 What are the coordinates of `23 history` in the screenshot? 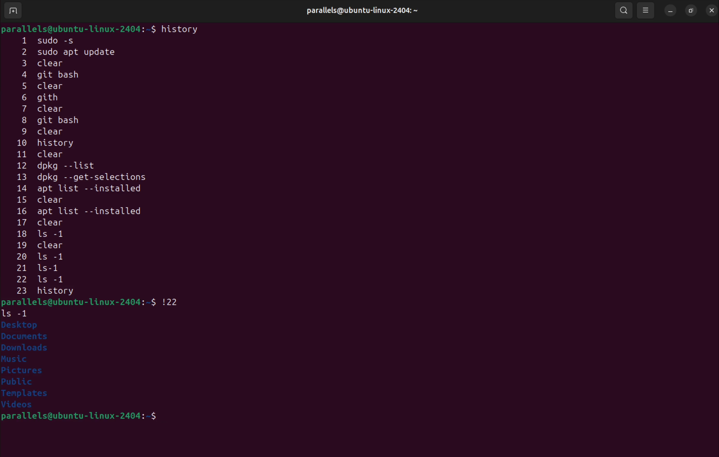 It's located at (61, 292).